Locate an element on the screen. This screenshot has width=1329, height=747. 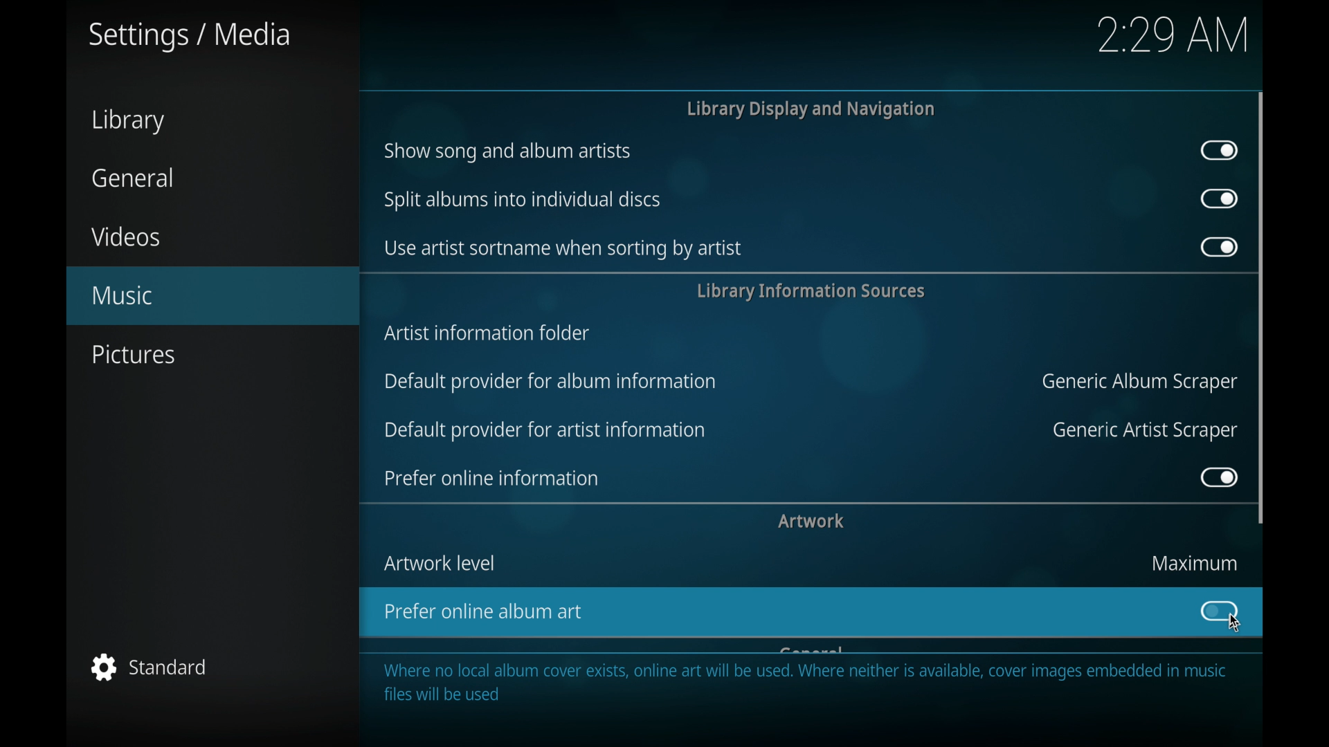
pictures is located at coordinates (132, 354).